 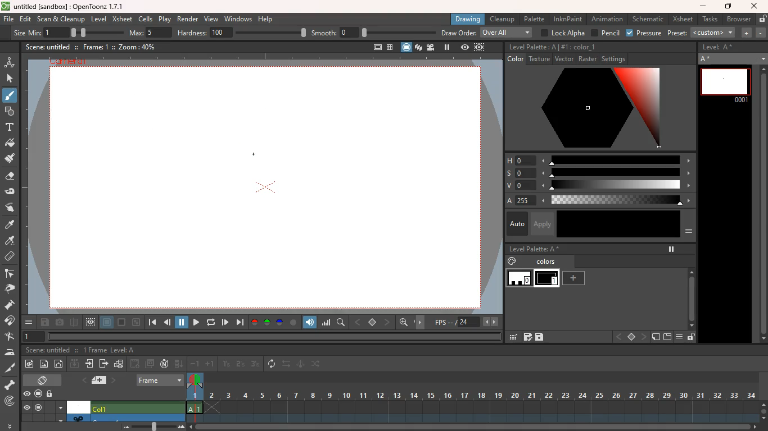 What do you see at coordinates (195, 364) in the screenshot?
I see `-1` at bounding box center [195, 364].